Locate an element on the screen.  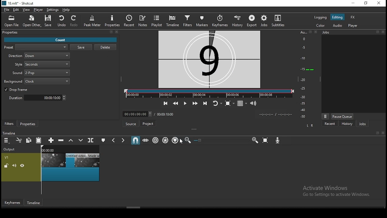
18.mit* - Shotcut is located at coordinates (18, 3).